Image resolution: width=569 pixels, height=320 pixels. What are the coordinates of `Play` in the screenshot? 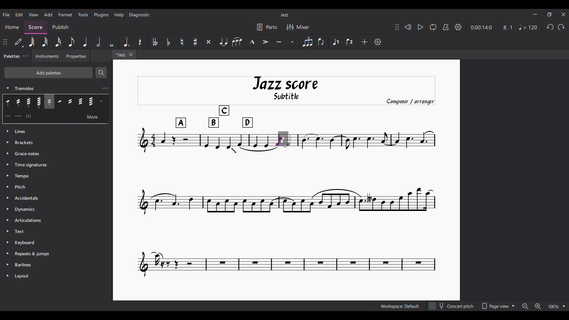 It's located at (421, 27).